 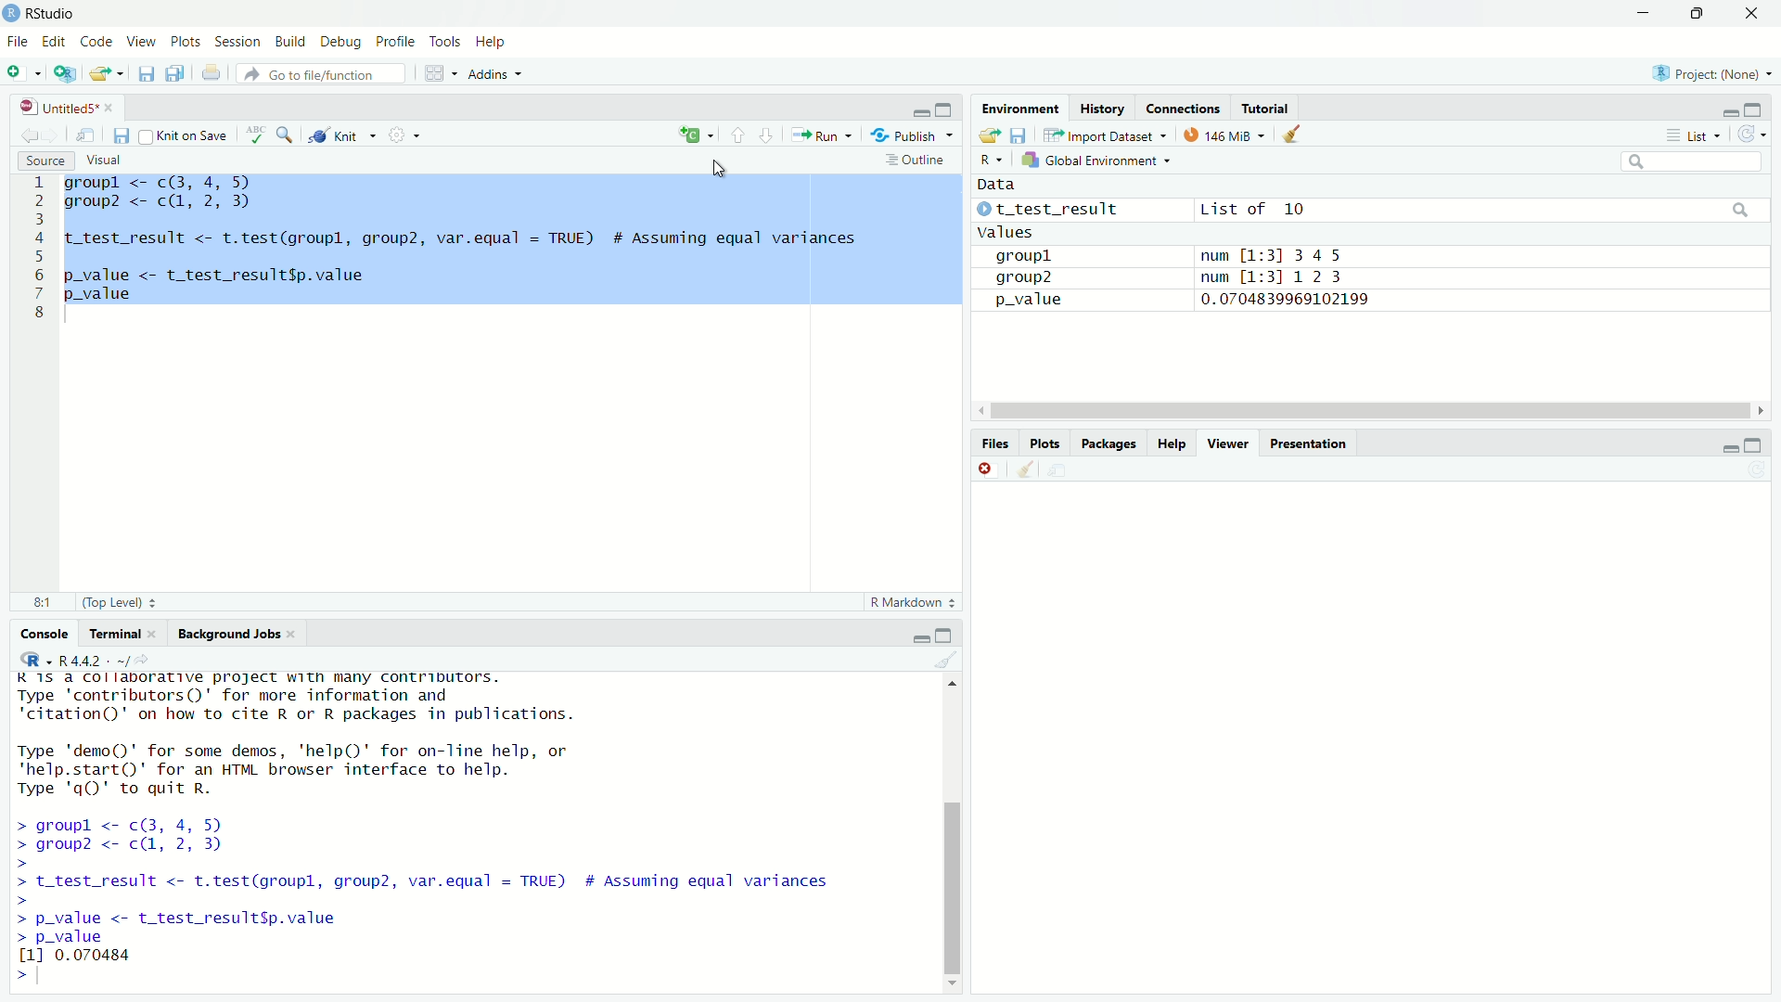 I want to click on save all open document, so click(x=173, y=71).